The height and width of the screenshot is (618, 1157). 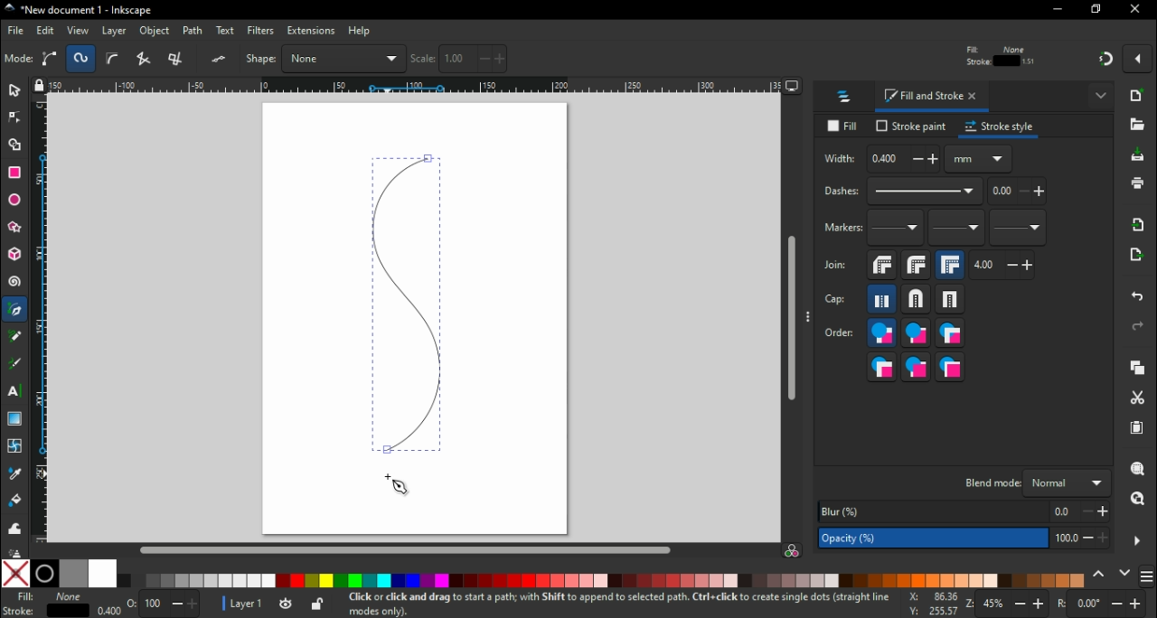 What do you see at coordinates (1138, 159) in the screenshot?
I see `save` at bounding box center [1138, 159].